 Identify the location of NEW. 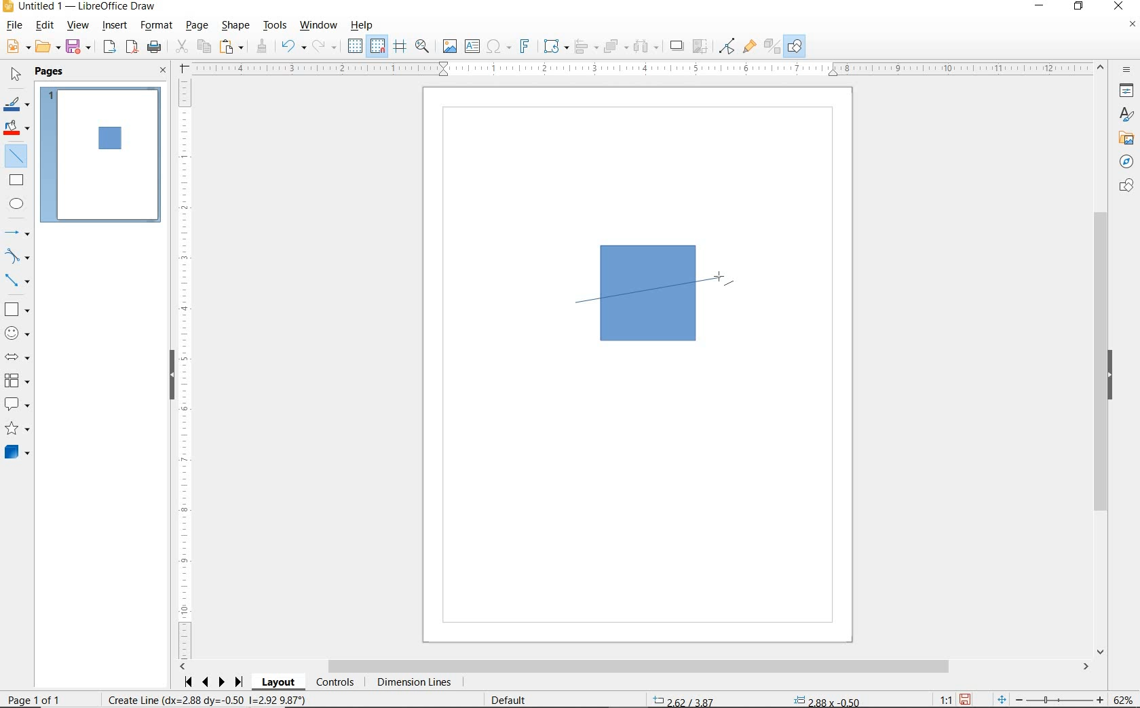
(17, 47).